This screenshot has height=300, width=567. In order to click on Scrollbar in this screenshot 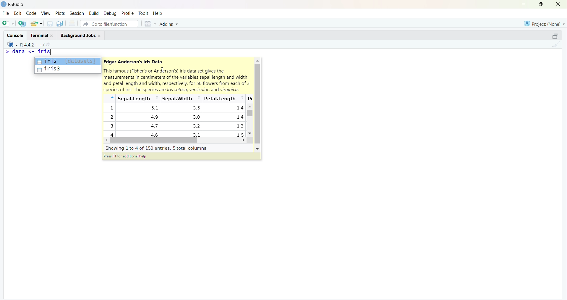, I will do `click(155, 140)`.